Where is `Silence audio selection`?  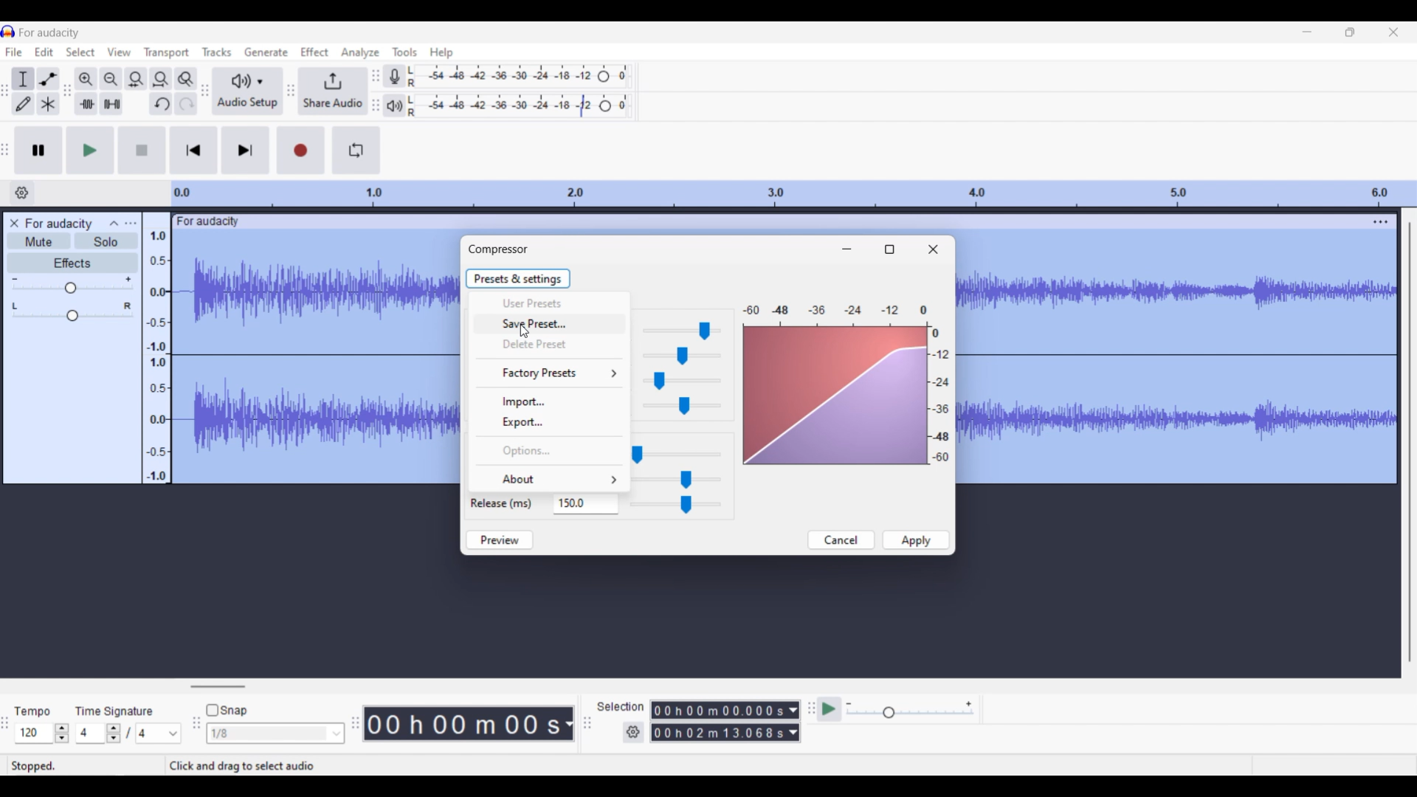
Silence audio selection is located at coordinates (112, 103).